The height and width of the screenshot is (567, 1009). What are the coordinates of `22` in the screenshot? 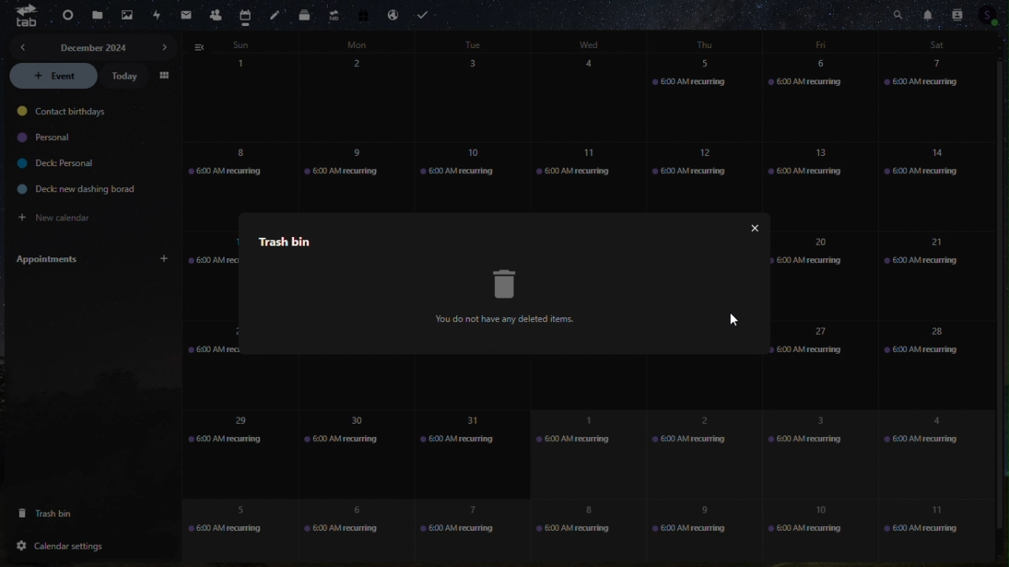 It's located at (229, 365).